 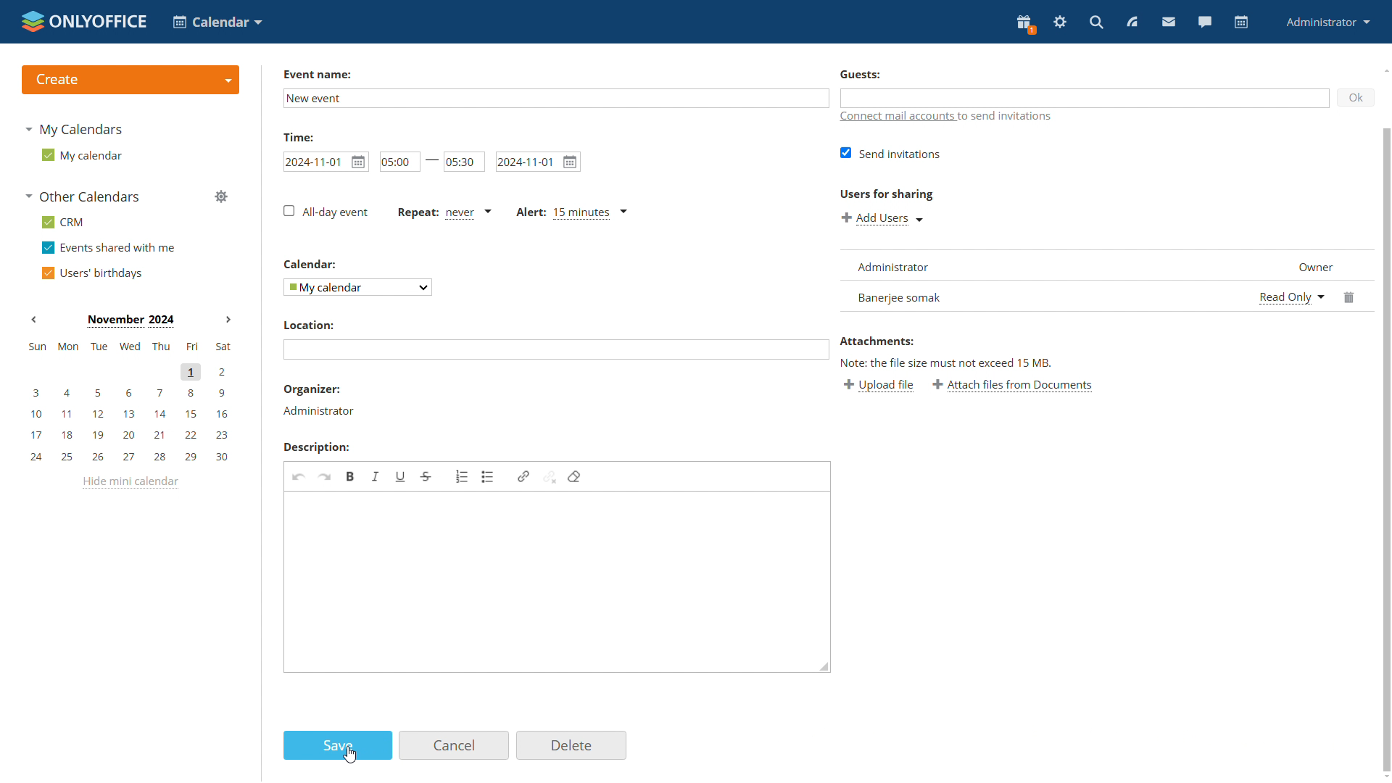 I want to click on Attachments, so click(x=878, y=341).